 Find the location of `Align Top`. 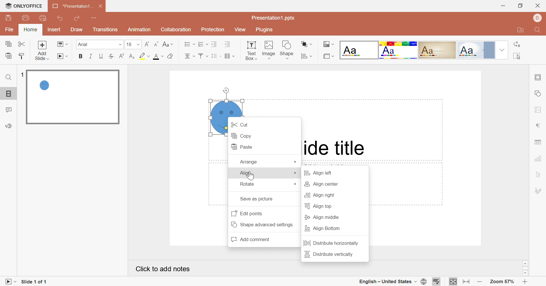

Align Top is located at coordinates (203, 56).